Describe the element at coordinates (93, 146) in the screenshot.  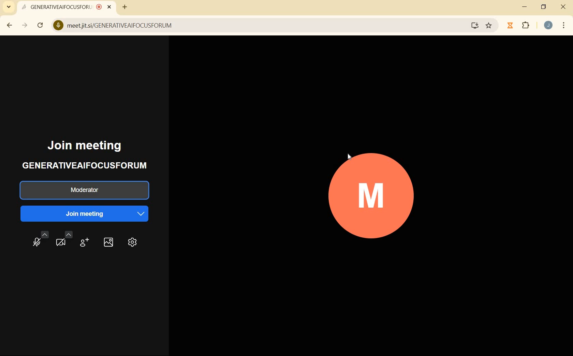
I see `JOIN MEETING` at that location.